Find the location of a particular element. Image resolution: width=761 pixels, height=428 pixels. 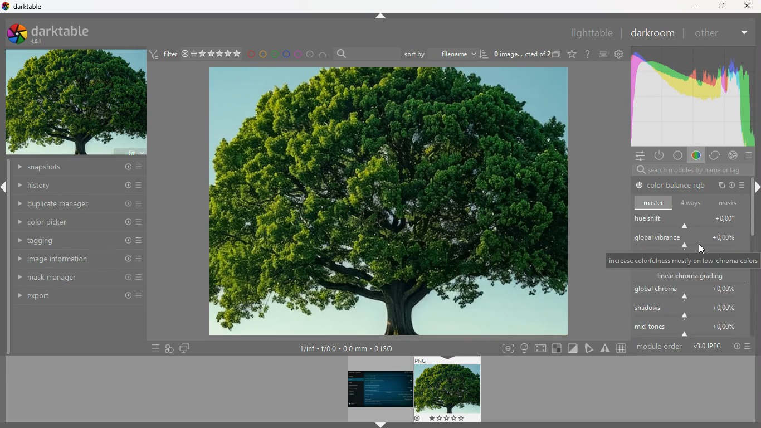

message is located at coordinates (681, 261).